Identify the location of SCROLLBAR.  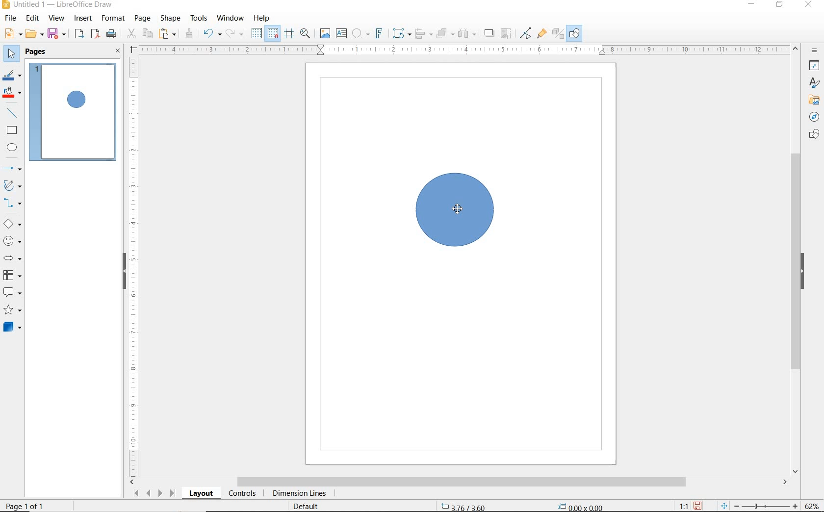
(458, 483).